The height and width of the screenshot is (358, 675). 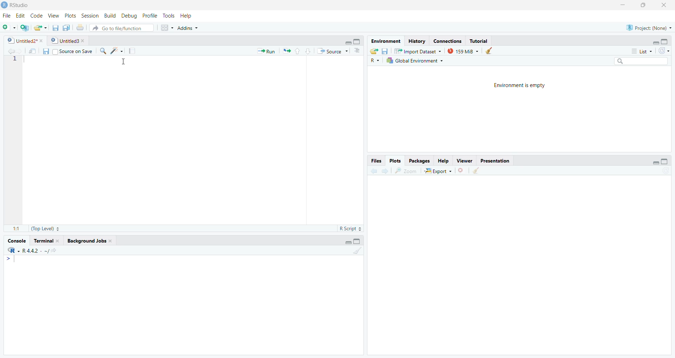 I want to click on List , so click(x=642, y=51).